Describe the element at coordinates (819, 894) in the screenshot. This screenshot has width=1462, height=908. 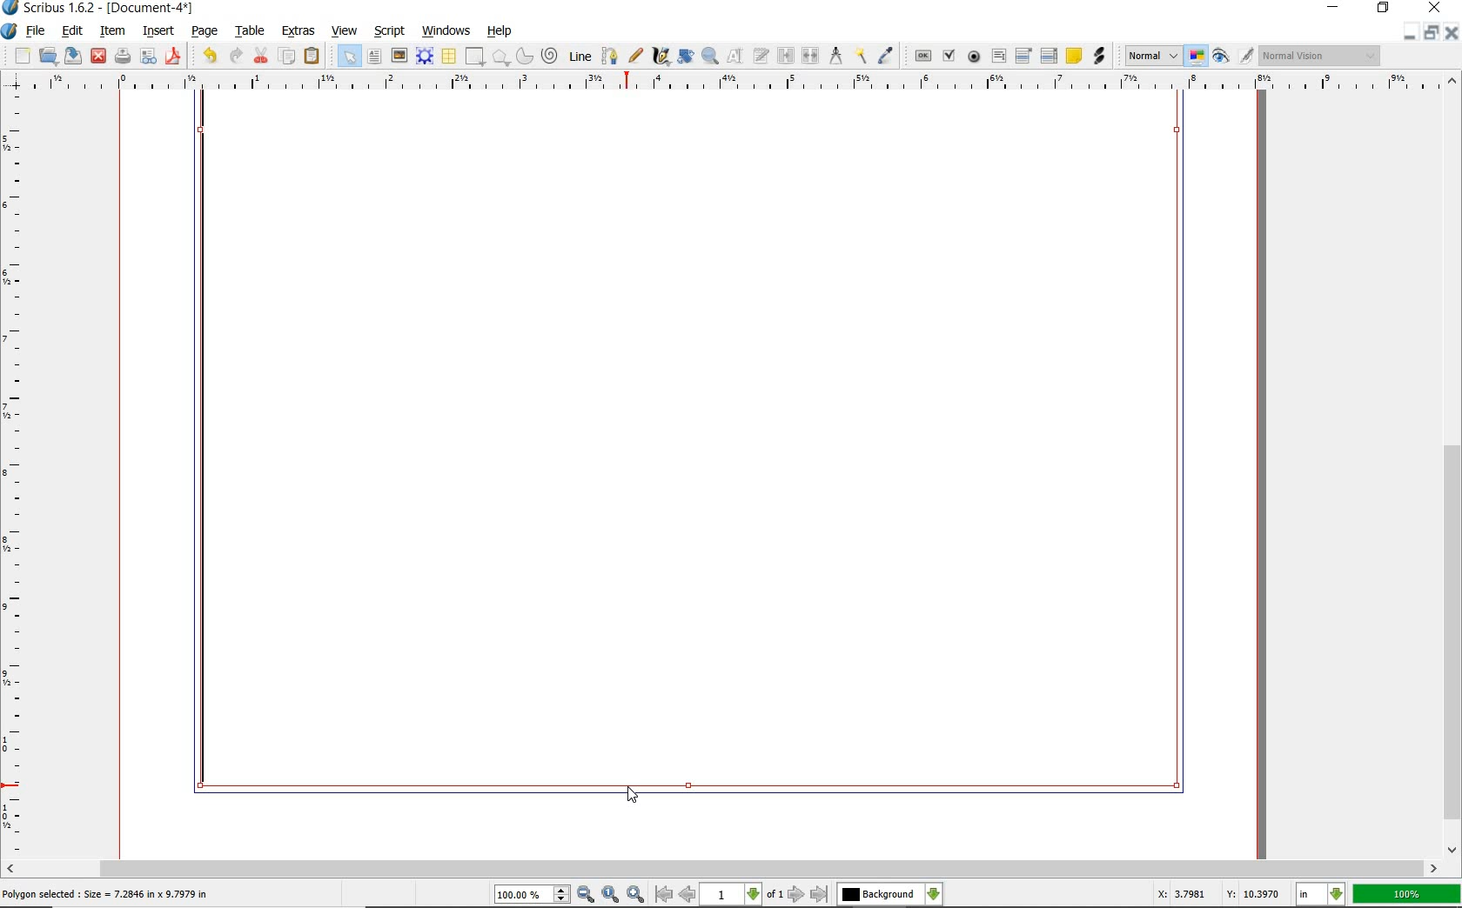
I see `go to last page` at that location.